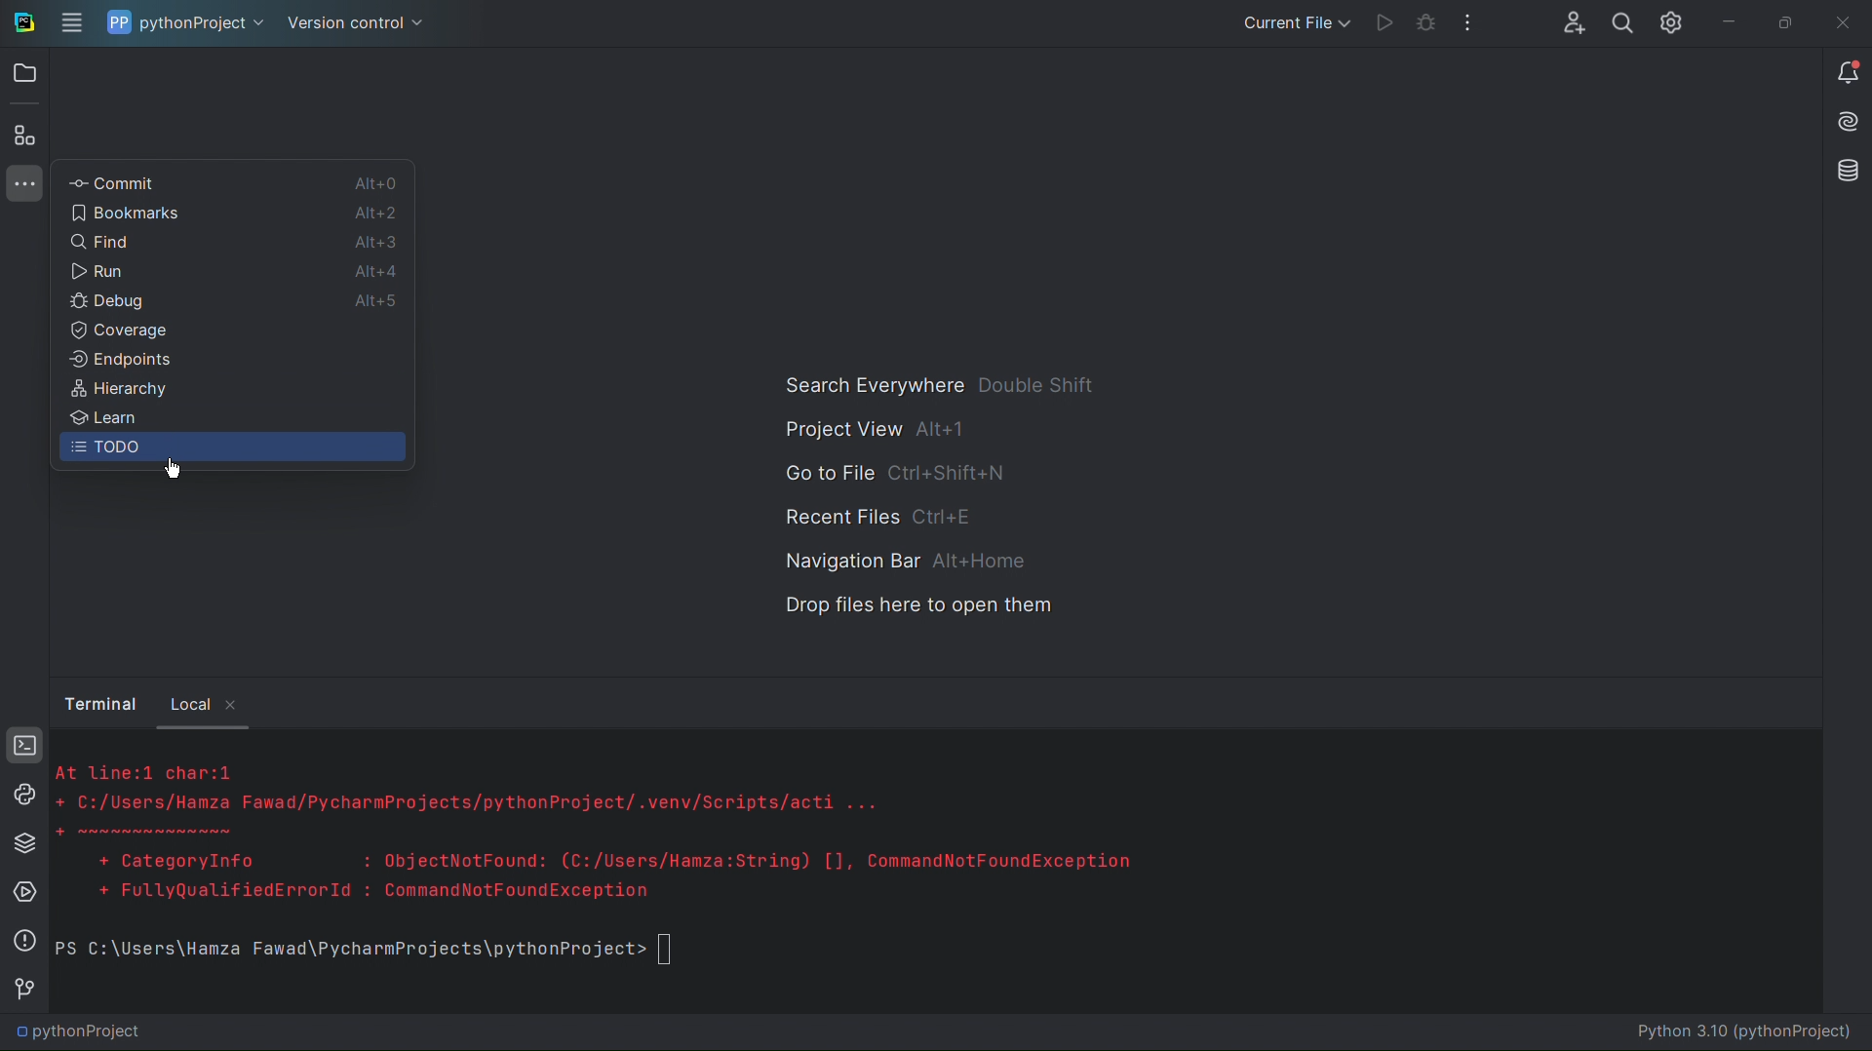 Image resolution: width=1872 pixels, height=1051 pixels. What do you see at coordinates (1721, 22) in the screenshot?
I see `Minimize` at bounding box center [1721, 22].